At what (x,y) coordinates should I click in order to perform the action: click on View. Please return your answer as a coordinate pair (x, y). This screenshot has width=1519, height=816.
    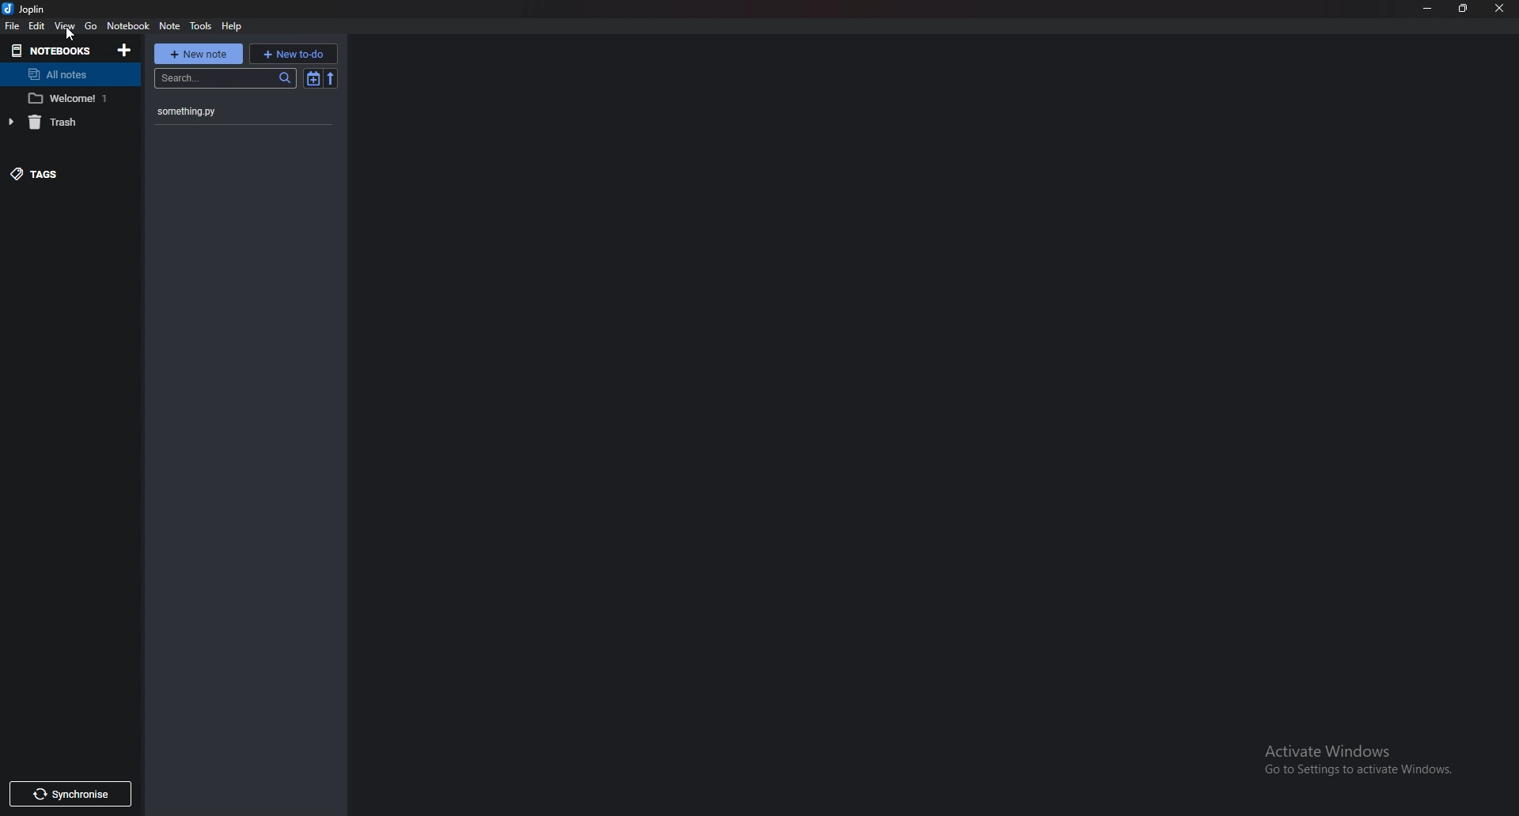
    Looking at the image, I should click on (66, 26).